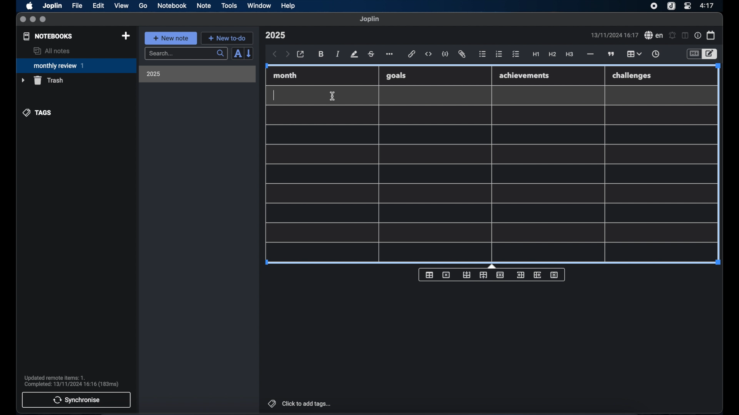  Describe the element at coordinates (154, 74) in the screenshot. I see `2025` at that location.